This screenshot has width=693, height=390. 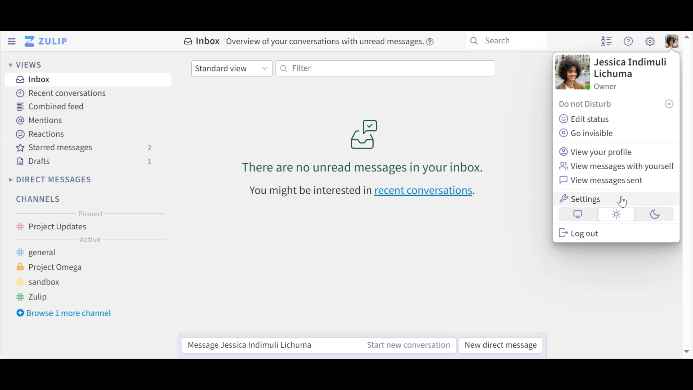 I want to click on Go Invisible, so click(x=588, y=134).